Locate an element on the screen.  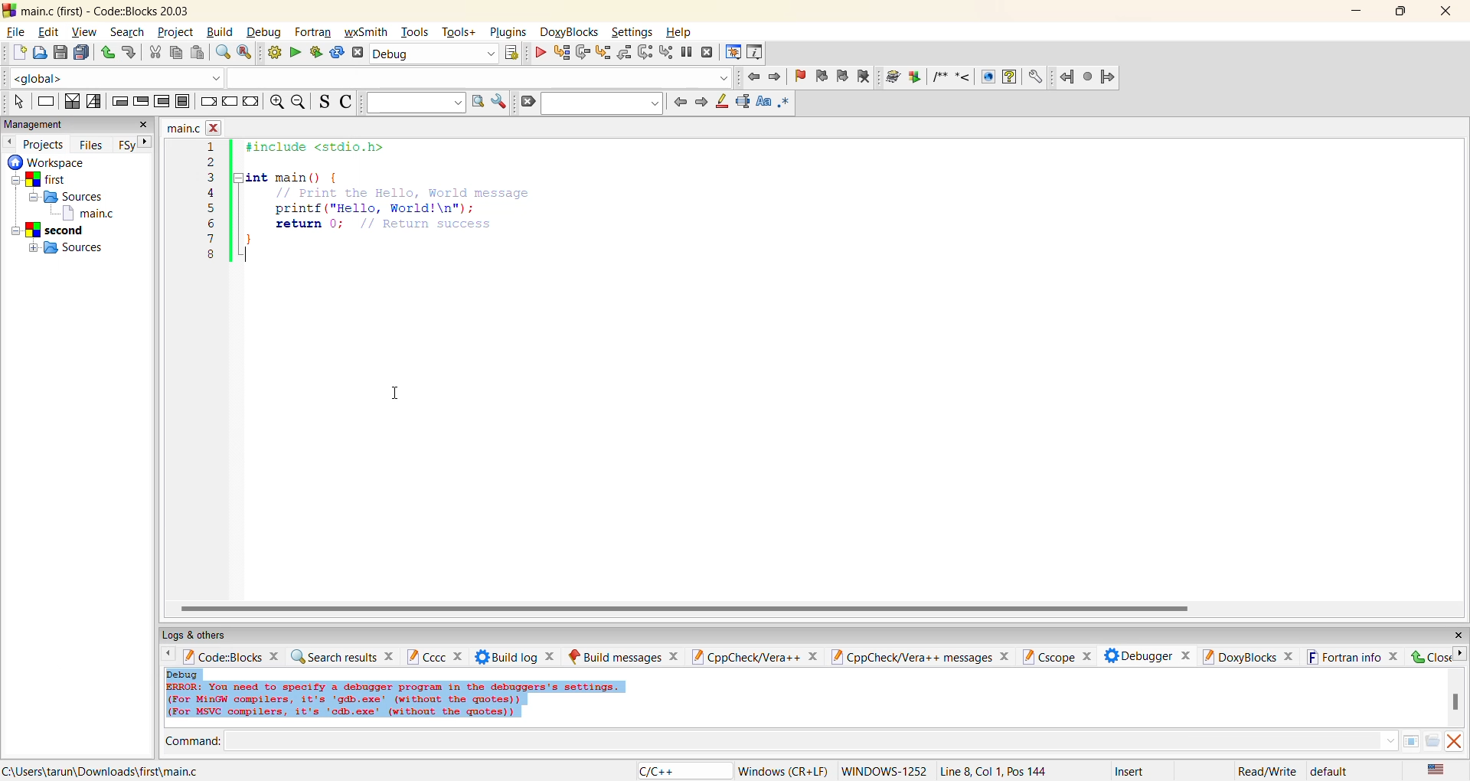
build target is located at coordinates (435, 54).